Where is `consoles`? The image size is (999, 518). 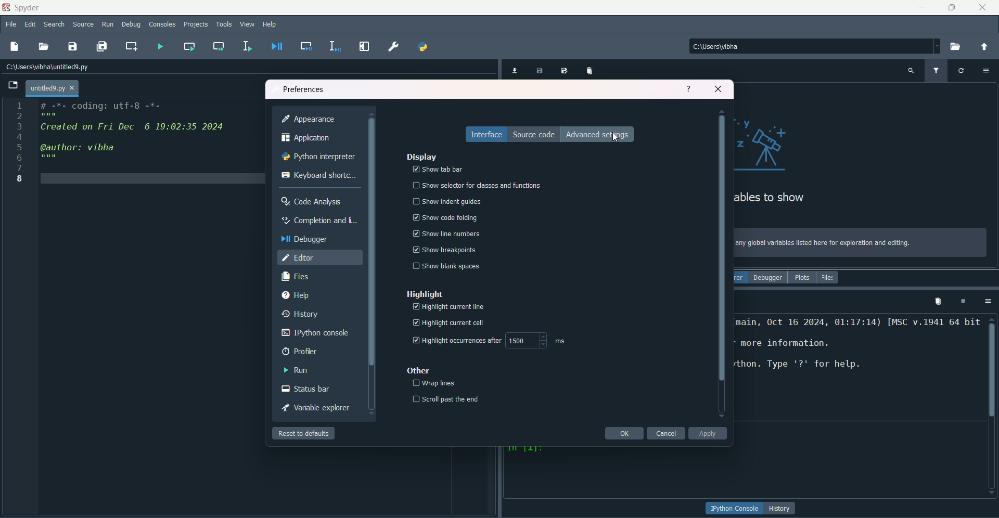 consoles is located at coordinates (163, 24).